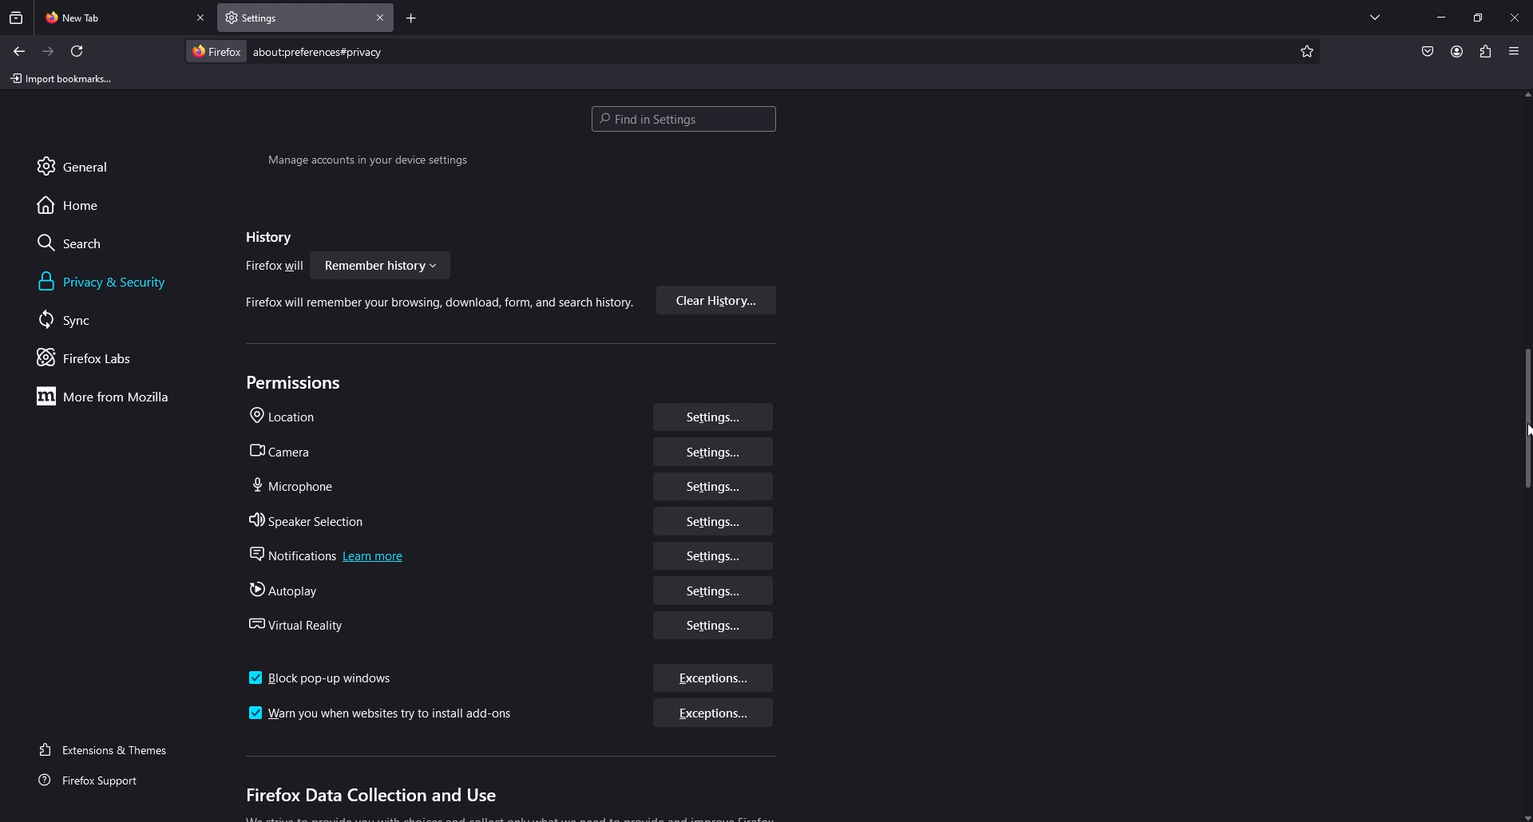  What do you see at coordinates (411, 20) in the screenshot?
I see `add tab` at bounding box center [411, 20].